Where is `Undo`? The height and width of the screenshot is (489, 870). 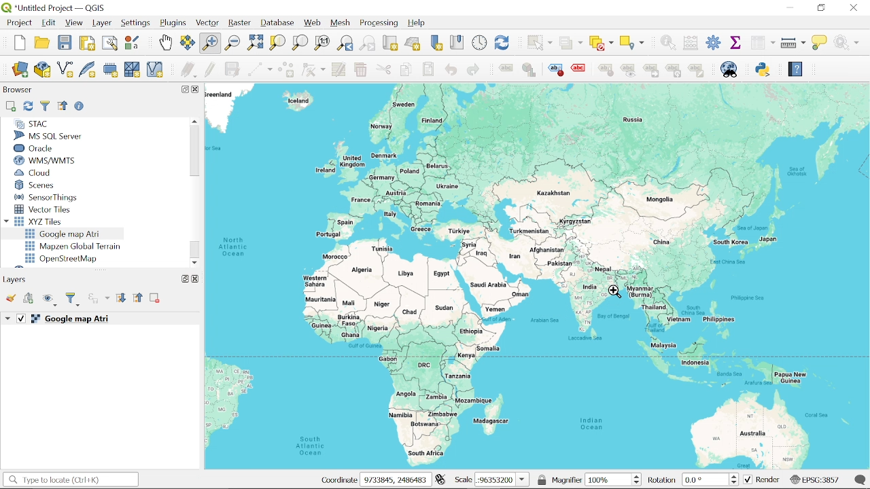 Undo is located at coordinates (451, 70).